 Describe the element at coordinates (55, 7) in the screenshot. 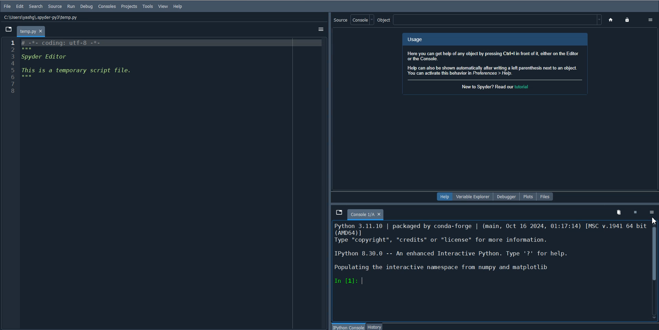

I see `Source` at that location.